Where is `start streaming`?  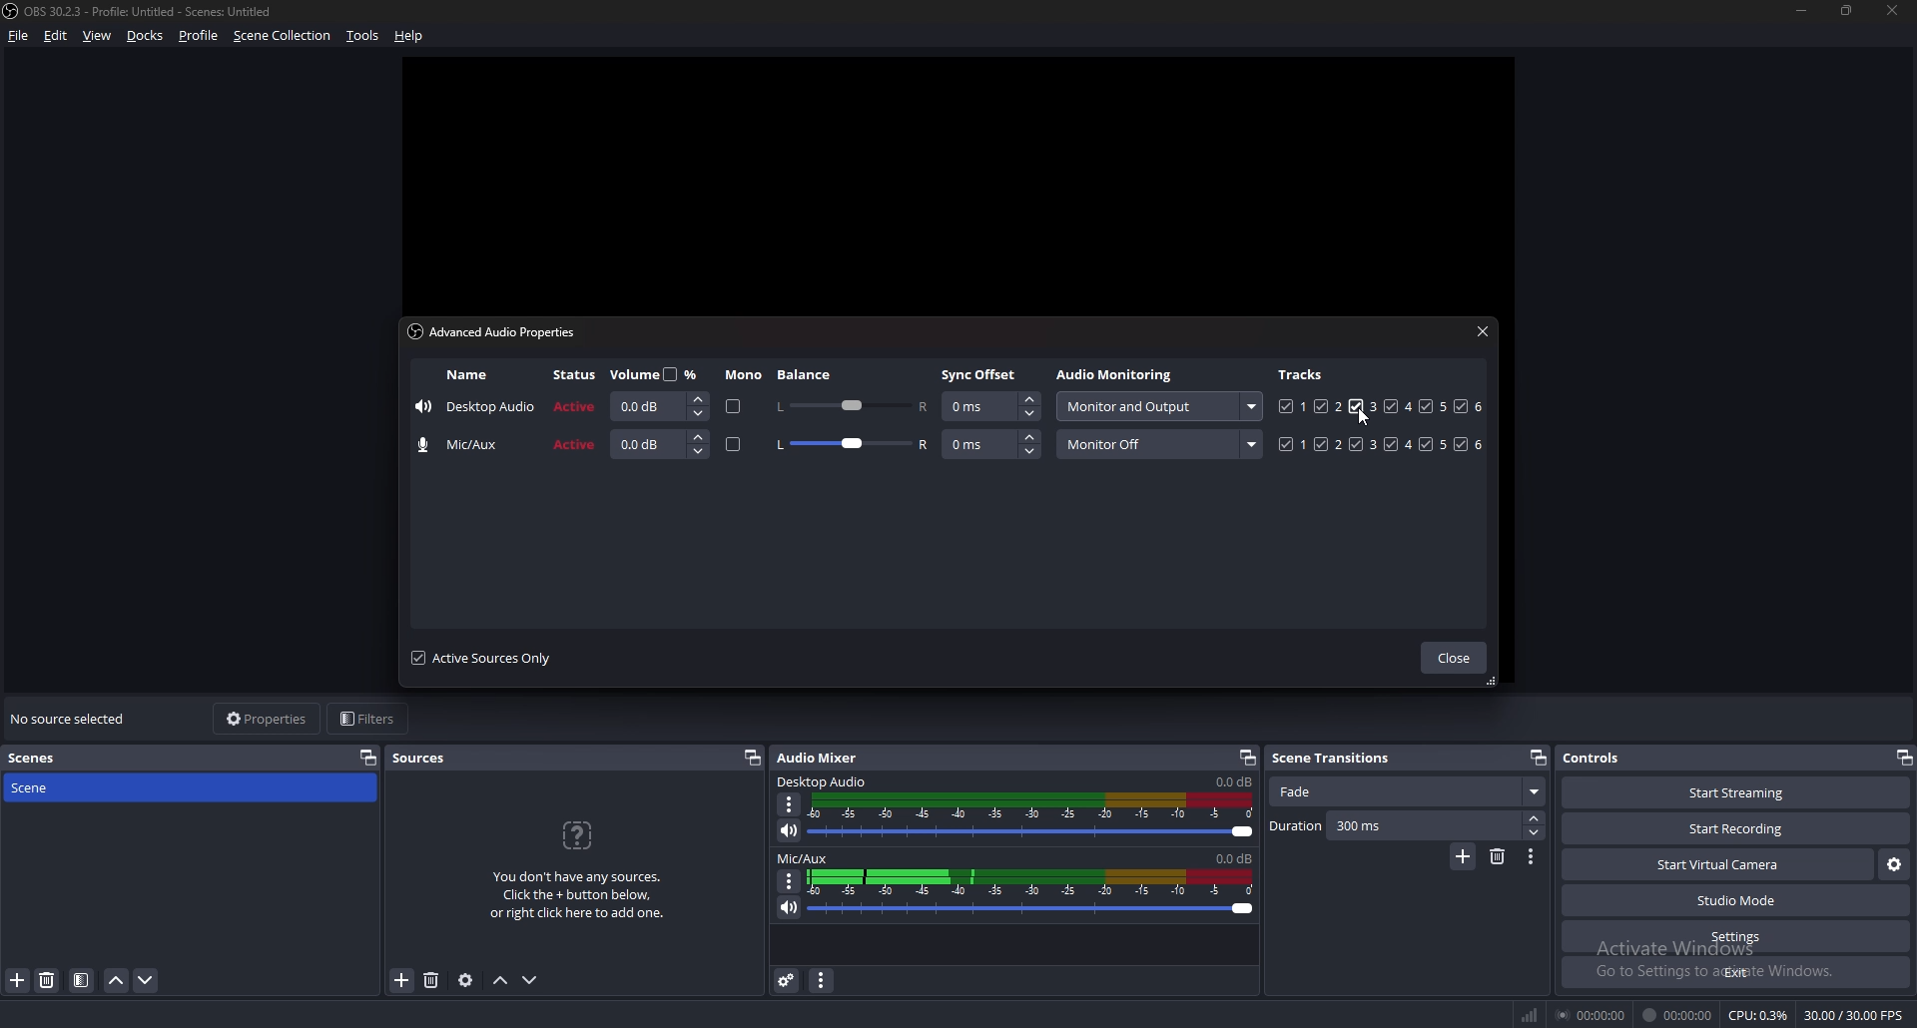
start streaming is located at coordinates (1724, 793).